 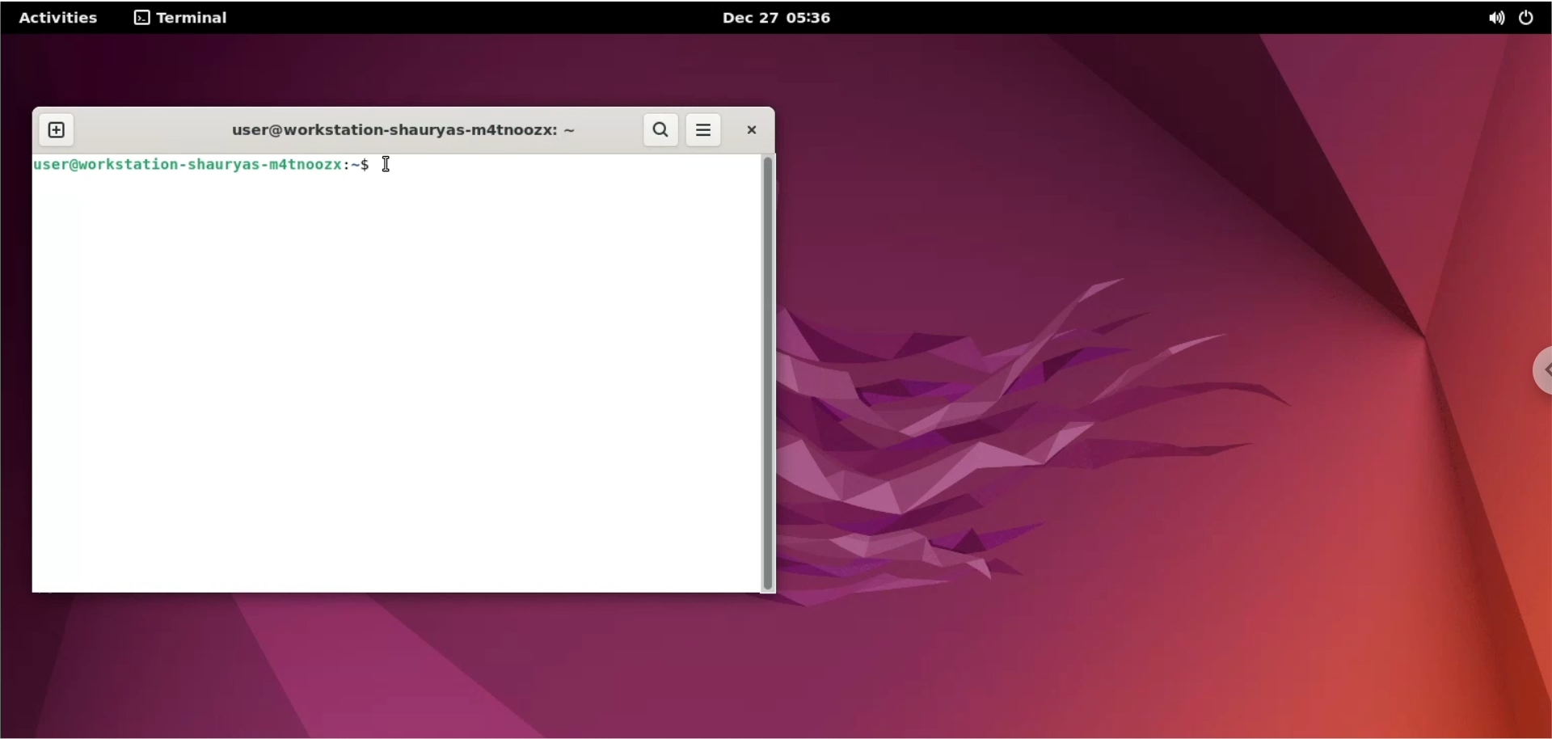 I want to click on scrollbar, so click(x=770, y=374).